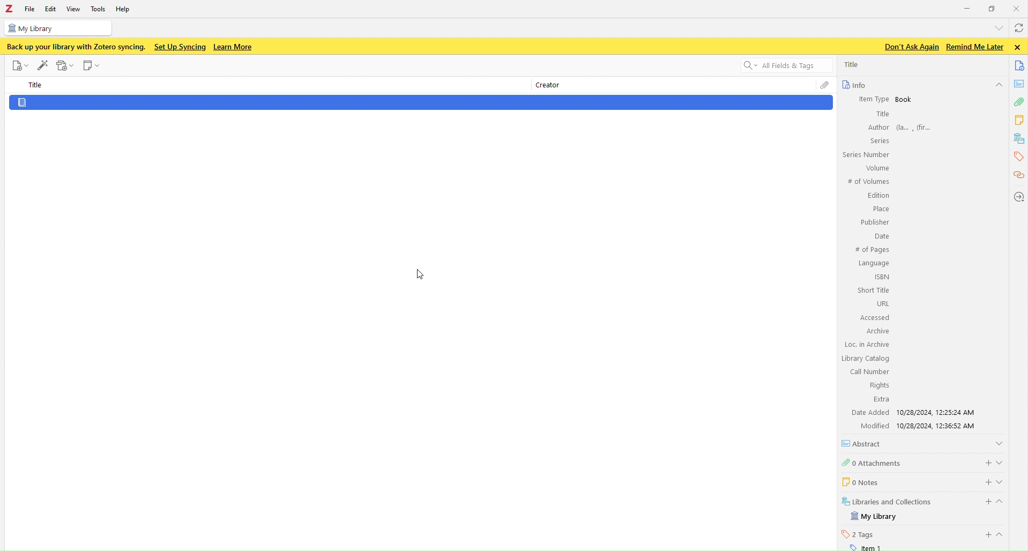 The image size is (1028, 551). I want to click on My Library, so click(57, 28).